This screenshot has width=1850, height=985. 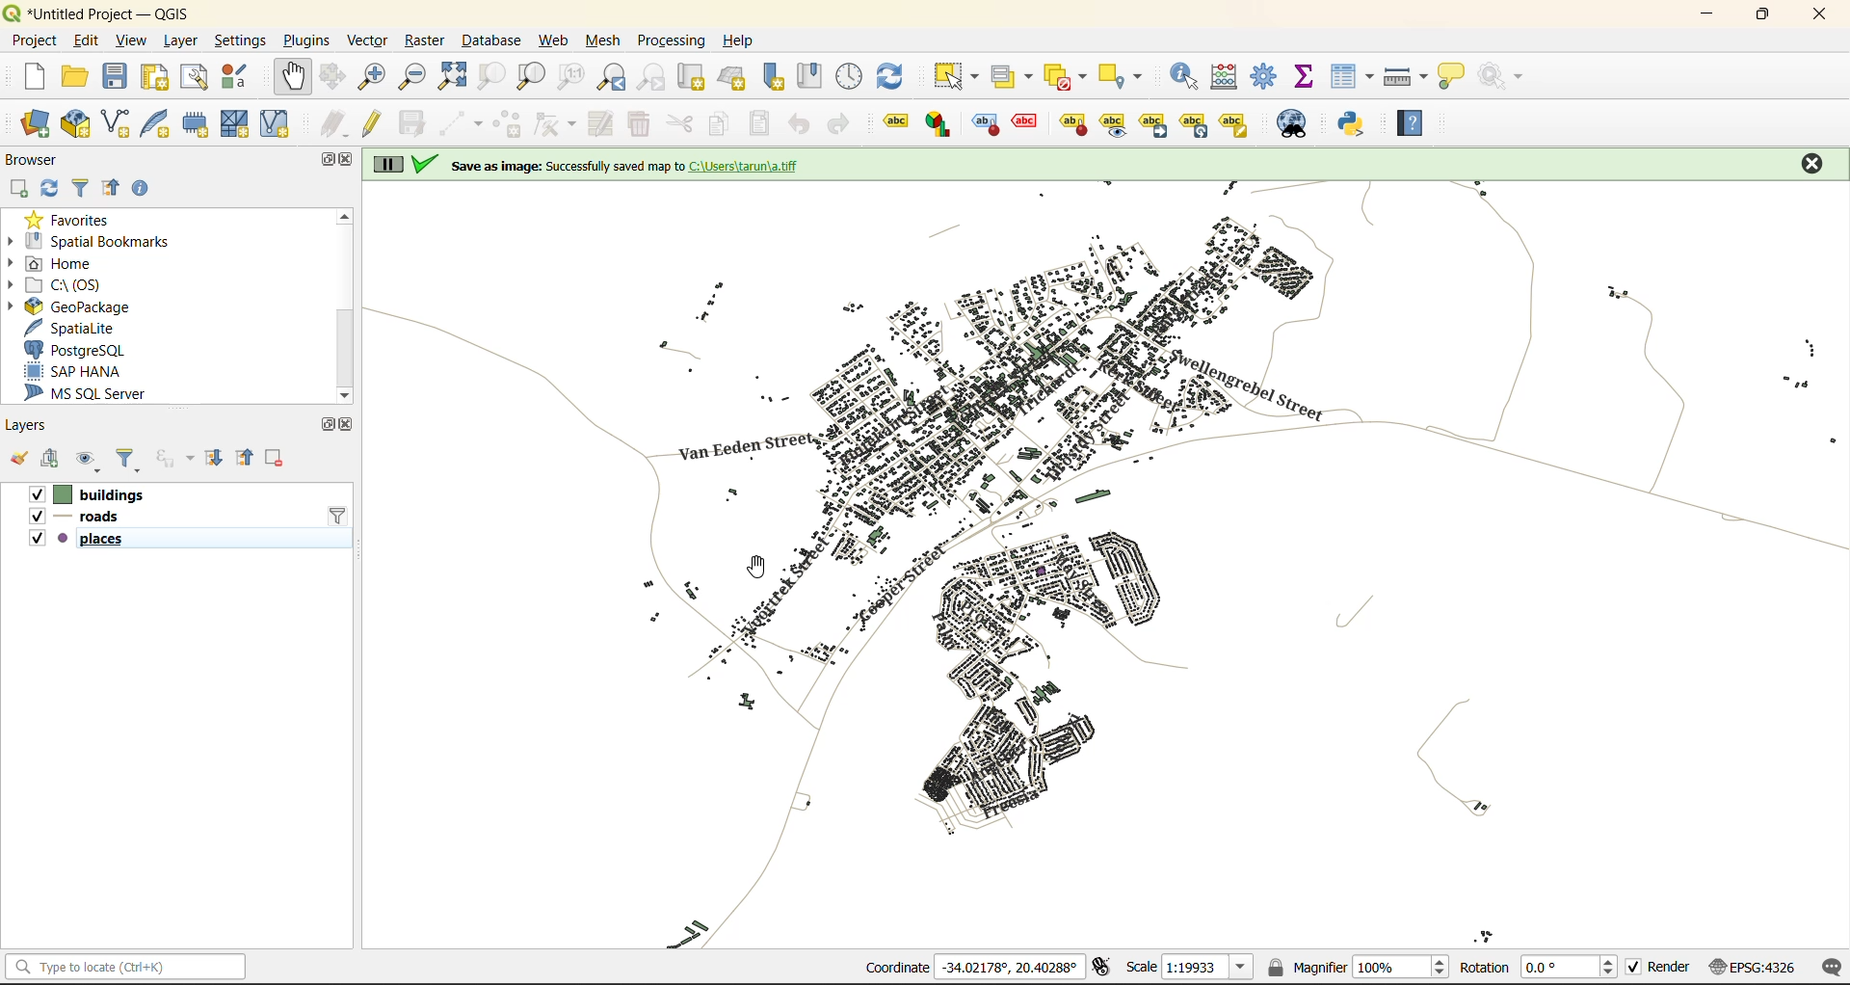 I want to click on on screen notification, so click(x=738, y=166).